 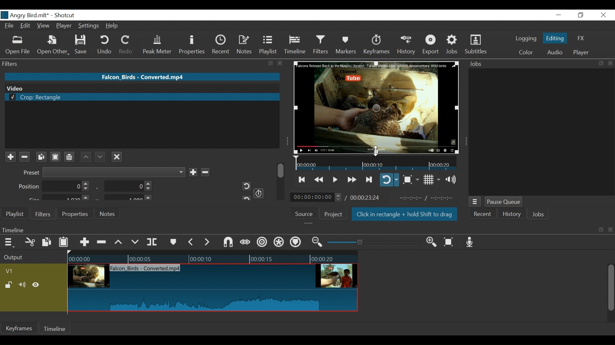 I want to click on Save, so click(x=83, y=45).